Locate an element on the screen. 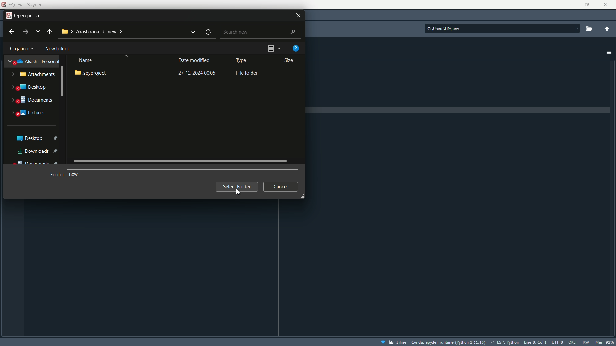 Image resolution: width=616 pixels, height=346 pixels. folder is located at coordinates (169, 73).